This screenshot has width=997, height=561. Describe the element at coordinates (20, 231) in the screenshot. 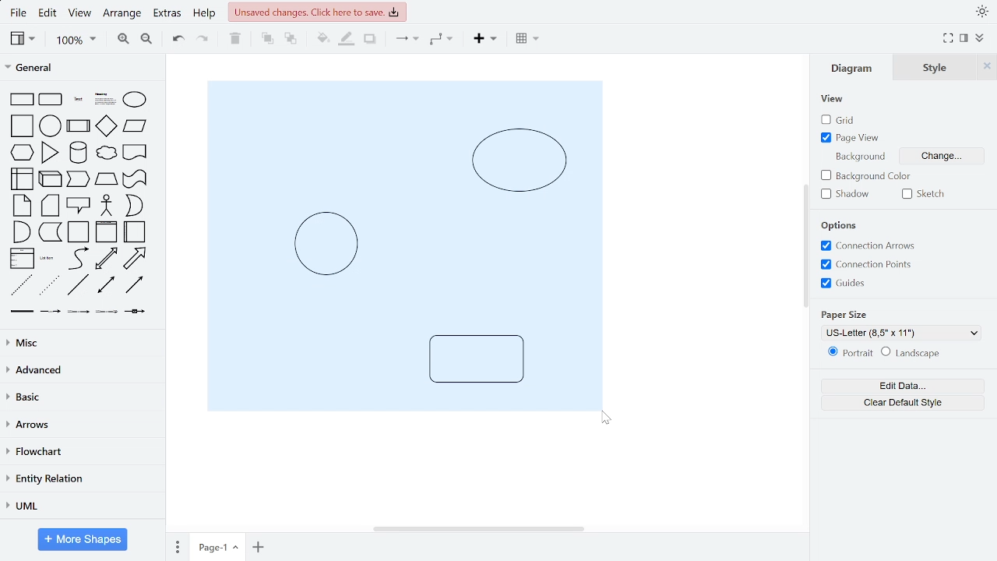

I see `and` at that location.